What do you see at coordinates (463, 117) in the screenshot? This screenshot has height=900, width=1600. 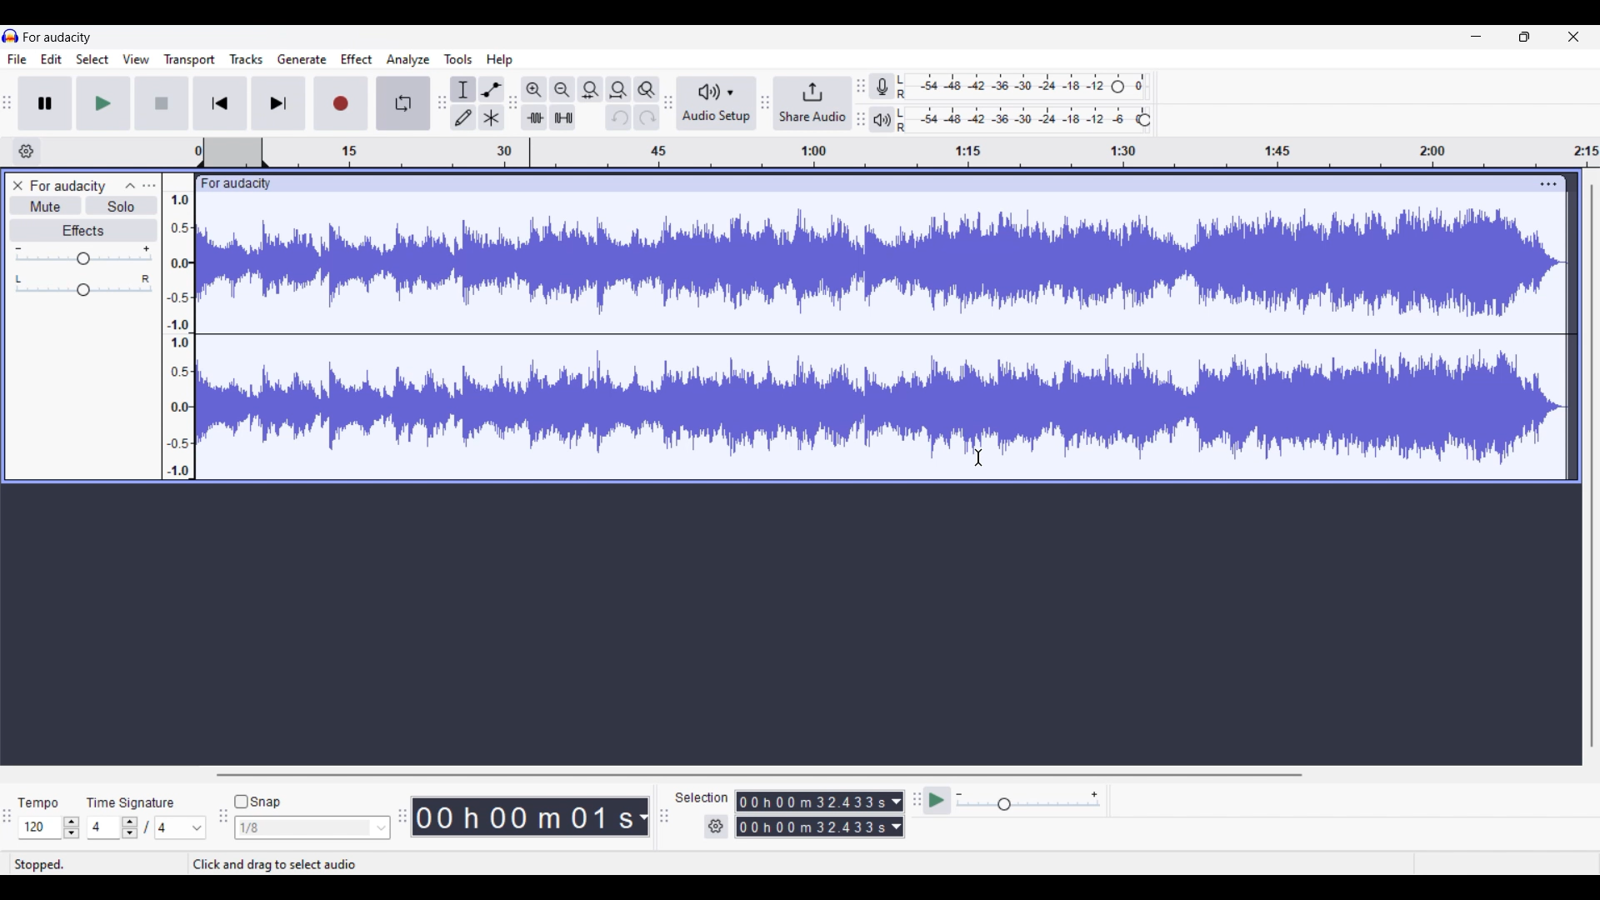 I see `Draw tool` at bounding box center [463, 117].